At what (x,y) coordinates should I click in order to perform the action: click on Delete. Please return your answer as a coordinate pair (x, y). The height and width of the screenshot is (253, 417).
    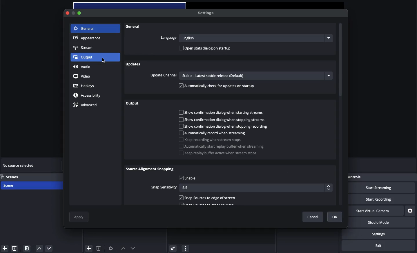
    Looking at the image, I should click on (15, 248).